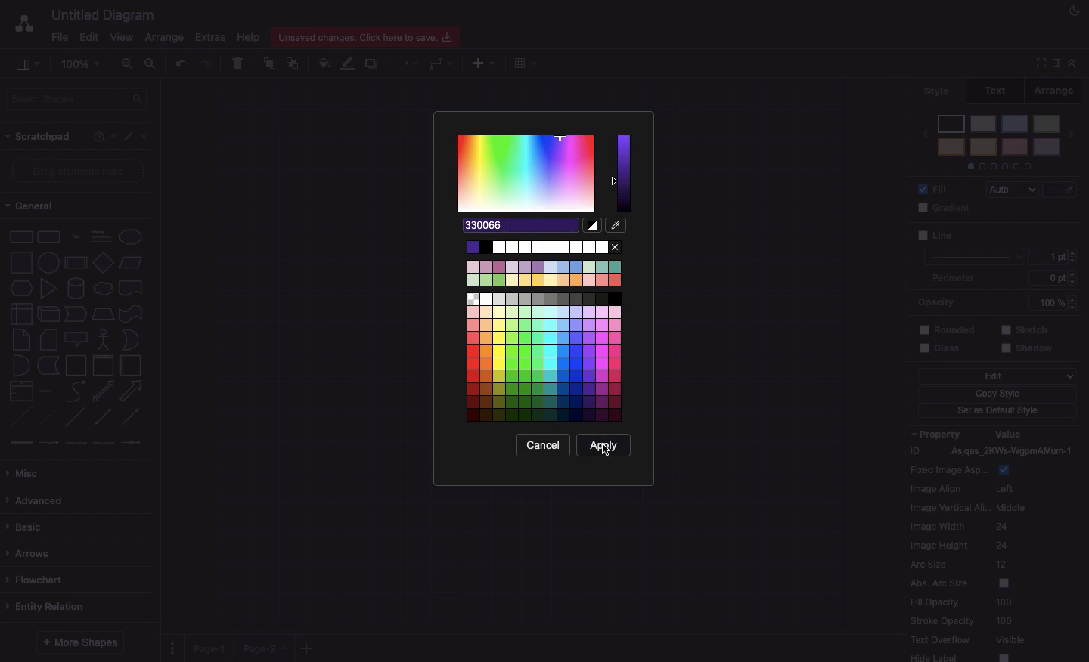  I want to click on Waypoints, so click(442, 64).